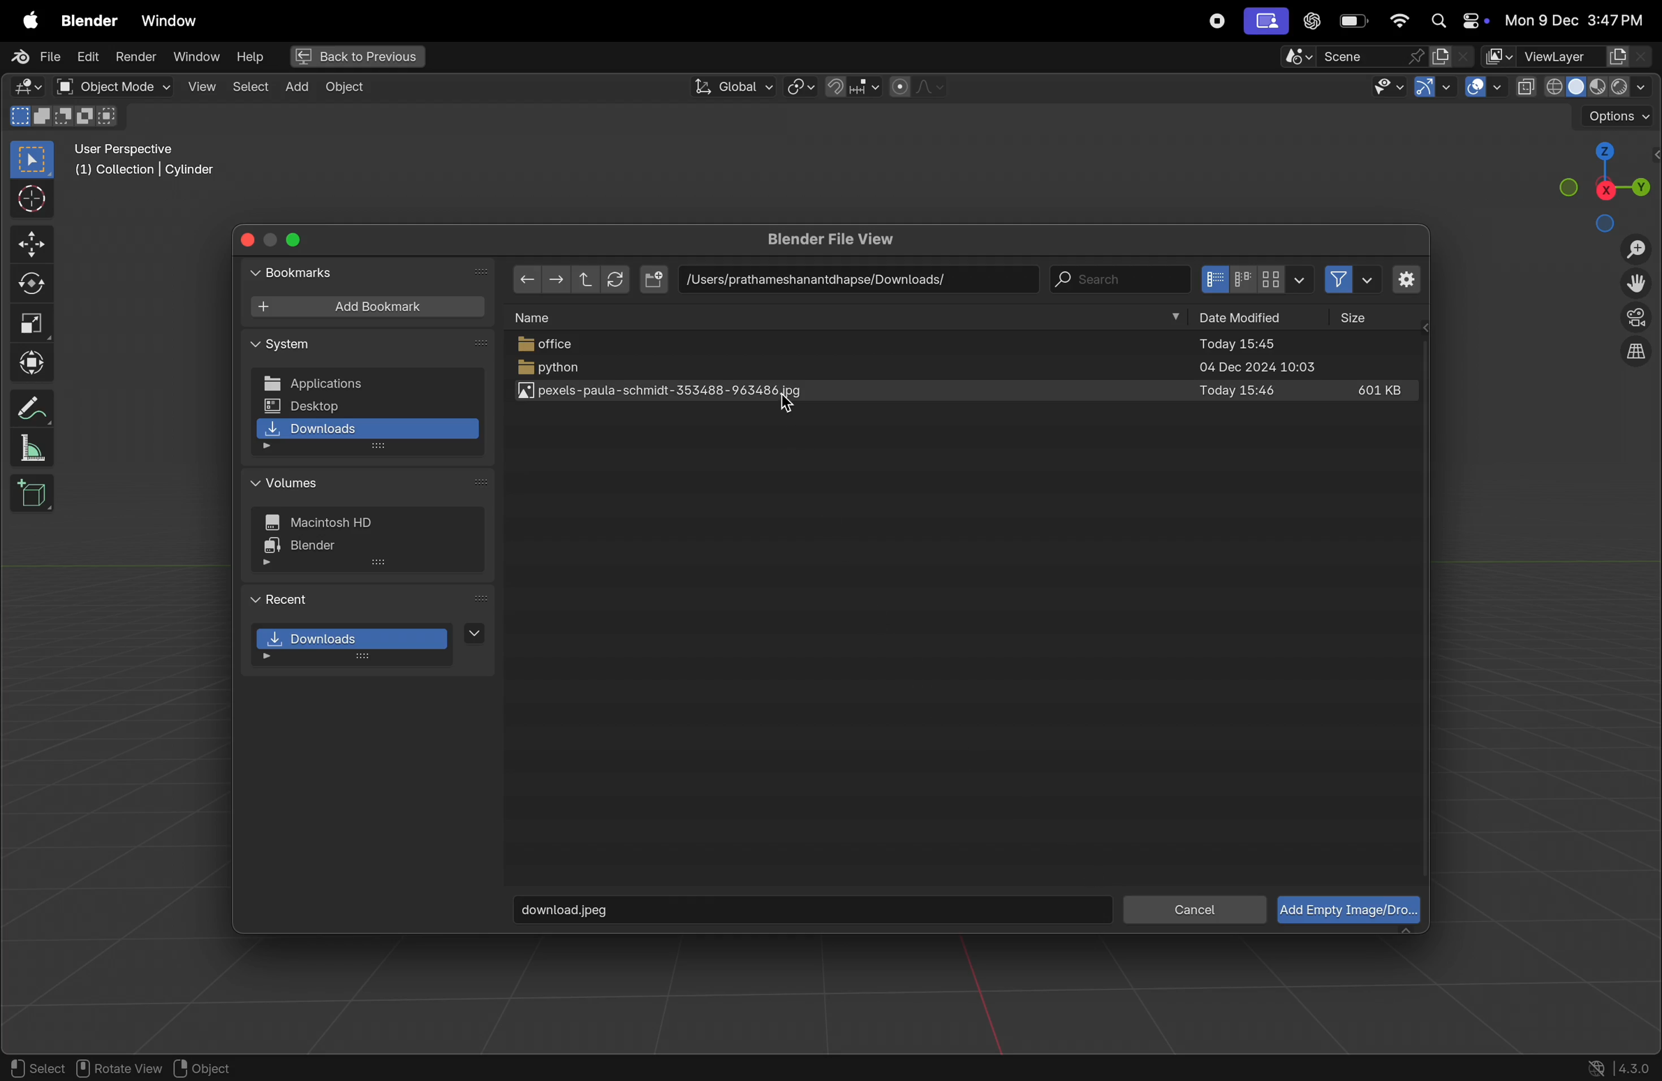 The image size is (1662, 1081). What do you see at coordinates (36, 1068) in the screenshot?
I see `select` at bounding box center [36, 1068].